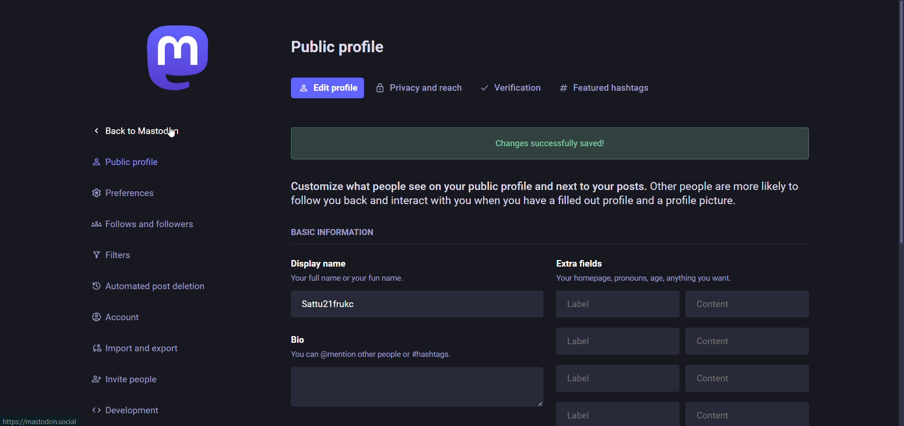  I want to click on Changes successfully saved!, so click(548, 143).